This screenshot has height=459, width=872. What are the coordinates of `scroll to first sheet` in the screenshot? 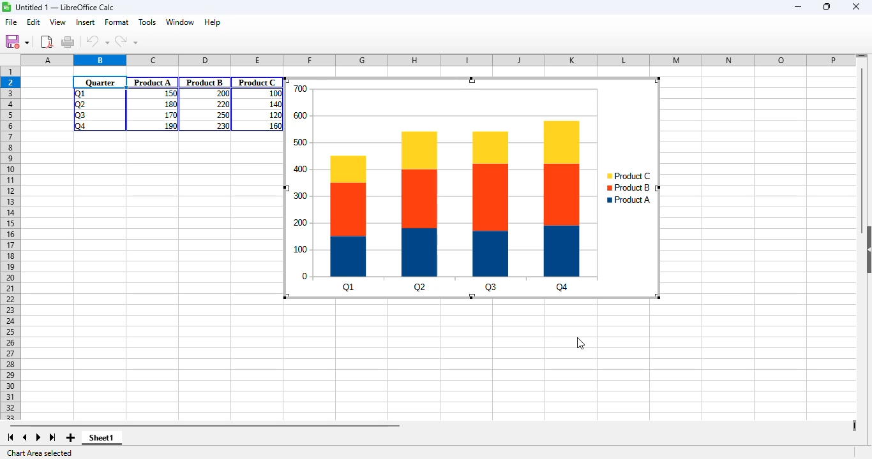 It's located at (10, 437).